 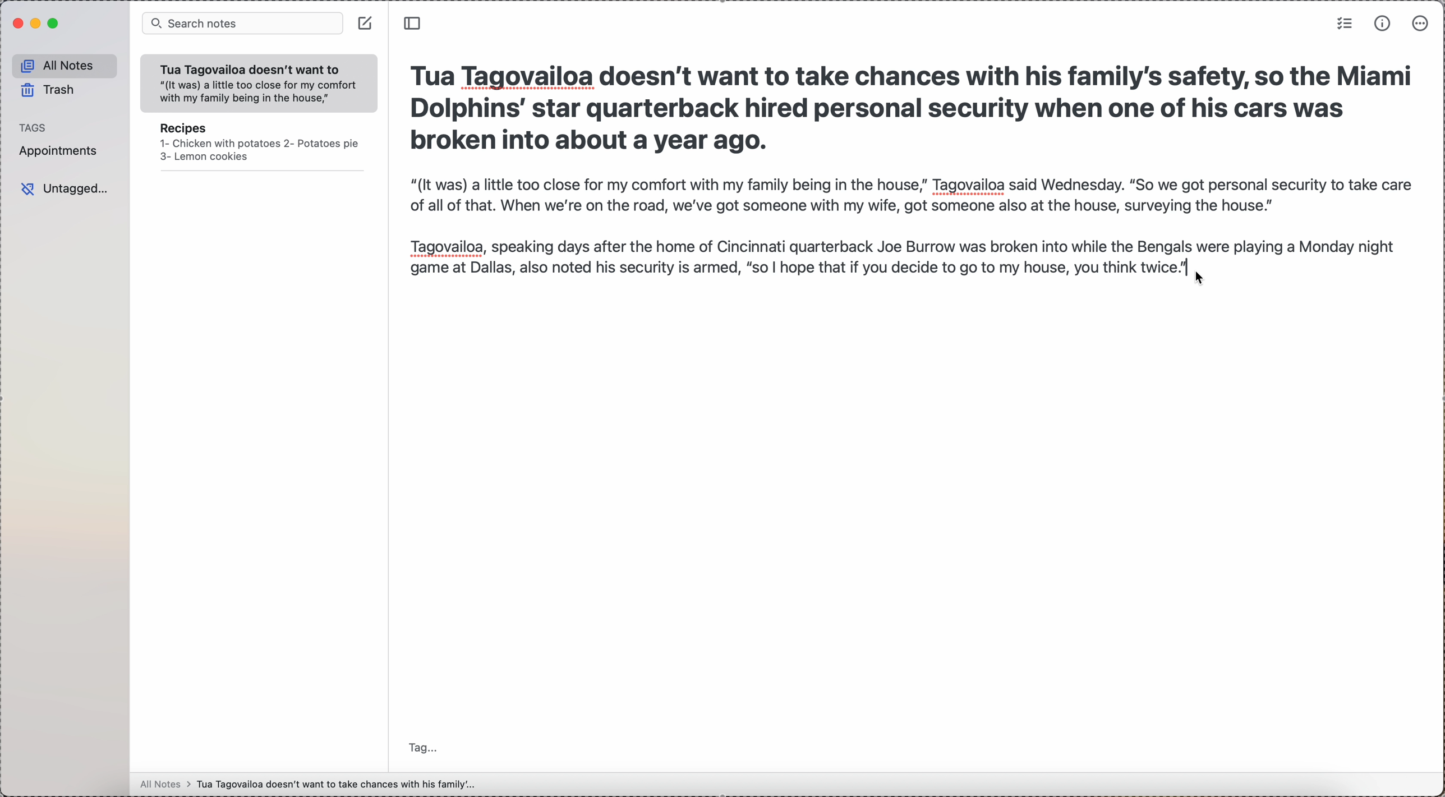 I want to click on search bar, so click(x=243, y=23).